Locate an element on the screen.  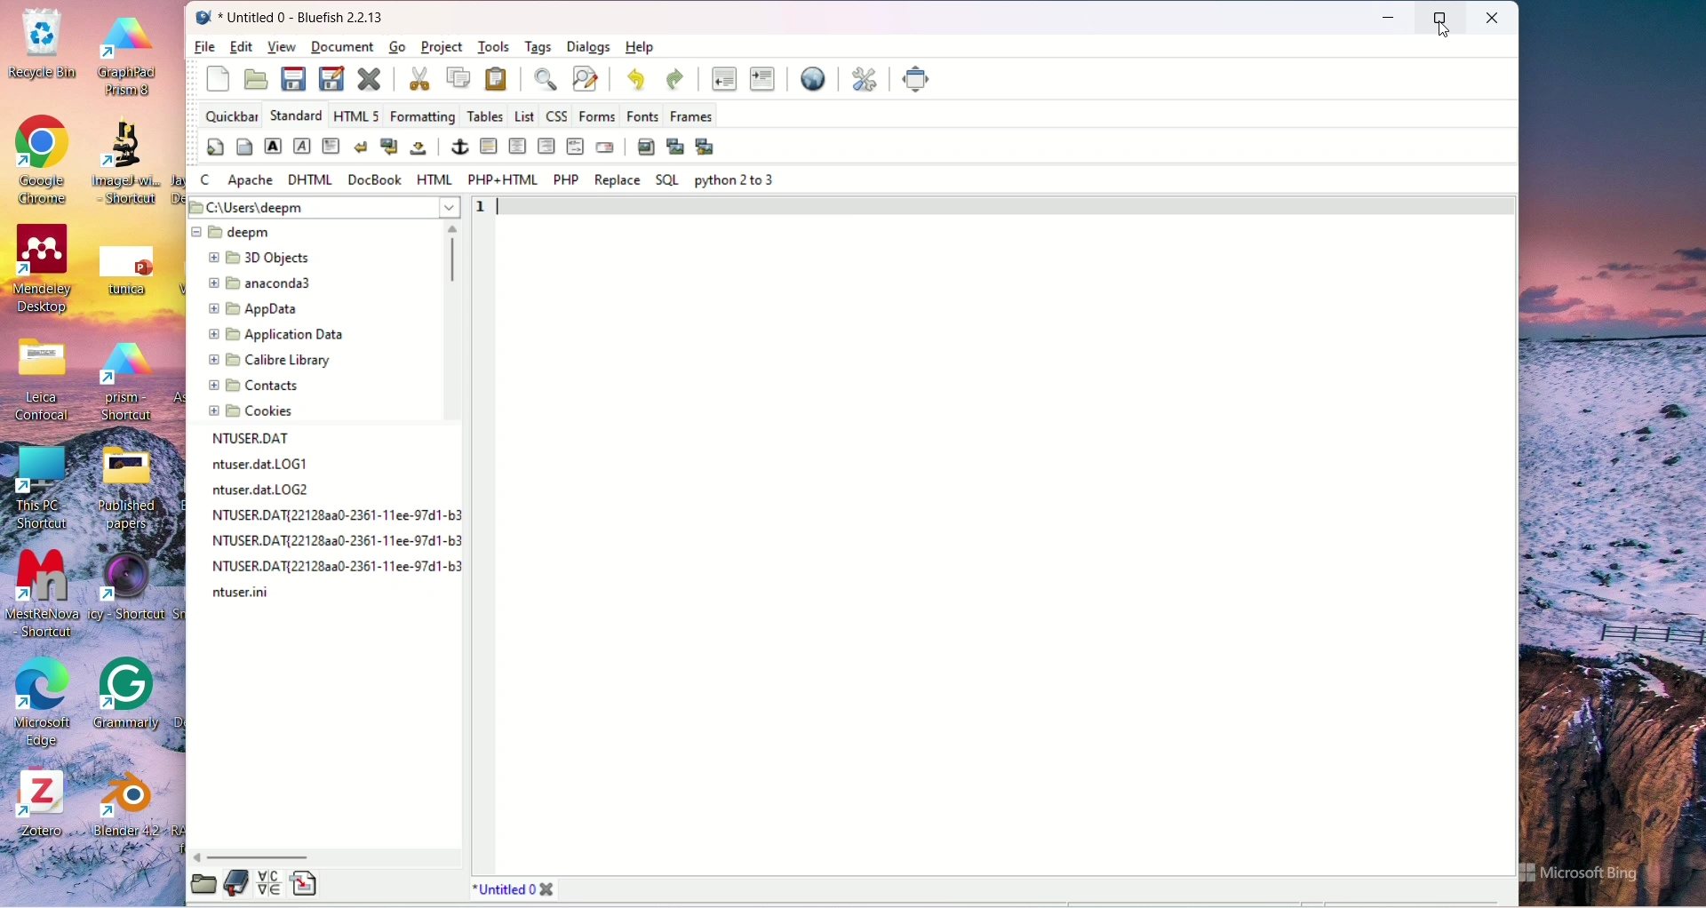
contacts is located at coordinates (255, 387).